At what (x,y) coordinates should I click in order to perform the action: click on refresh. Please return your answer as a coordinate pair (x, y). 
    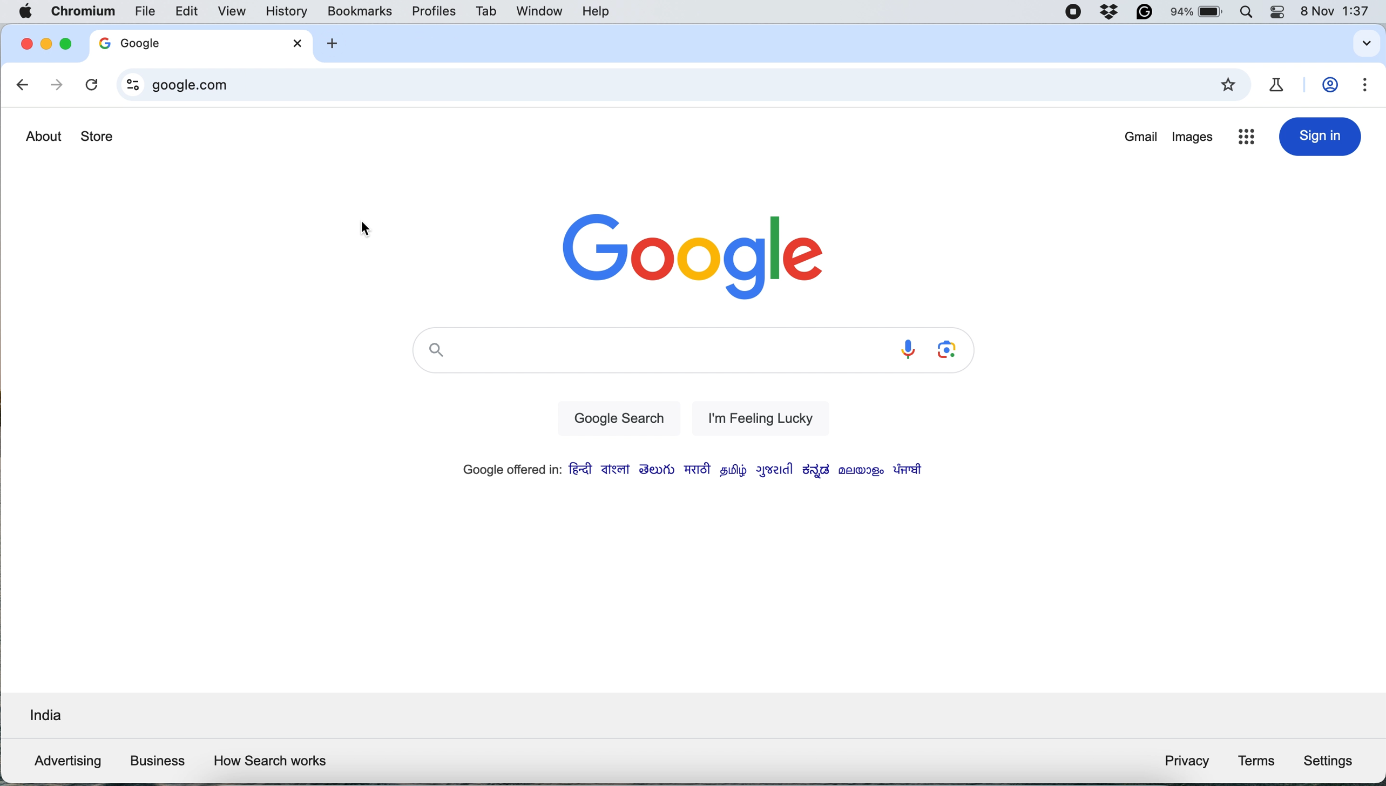
    Looking at the image, I should click on (91, 85).